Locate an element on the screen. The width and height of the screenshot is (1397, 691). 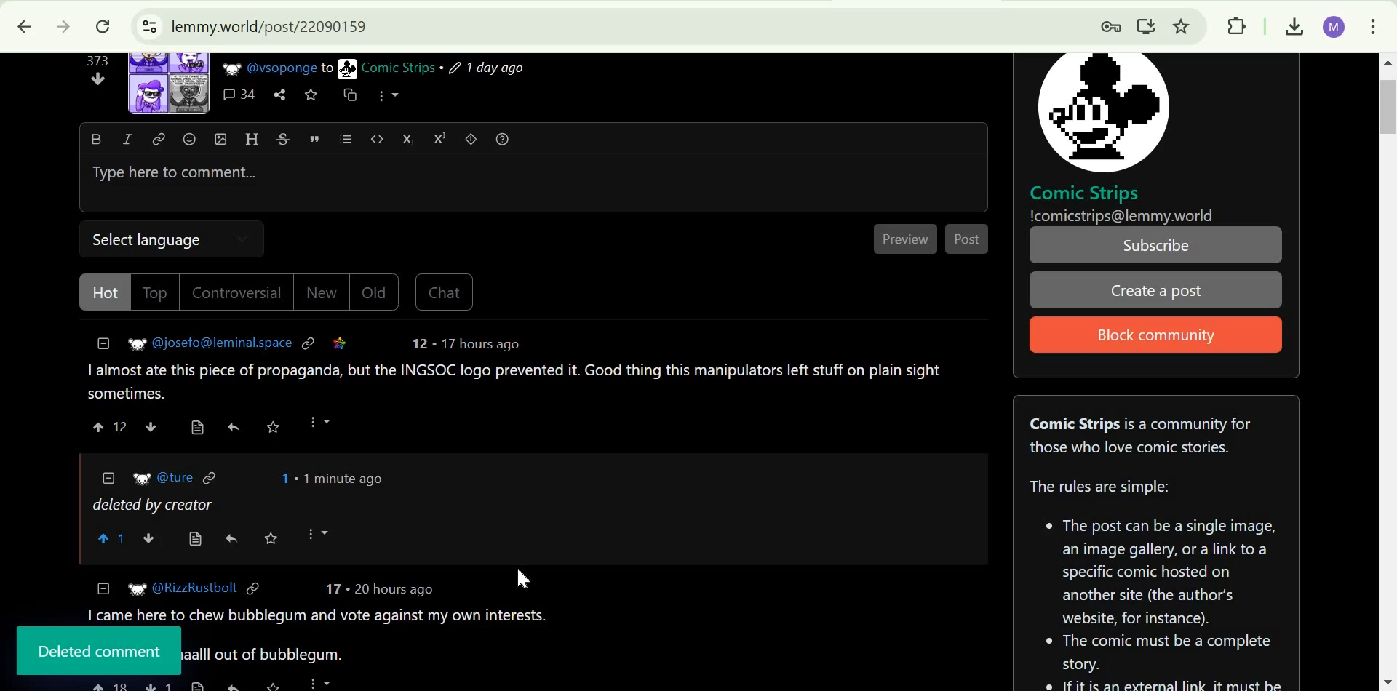
upvote is located at coordinates (108, 685).